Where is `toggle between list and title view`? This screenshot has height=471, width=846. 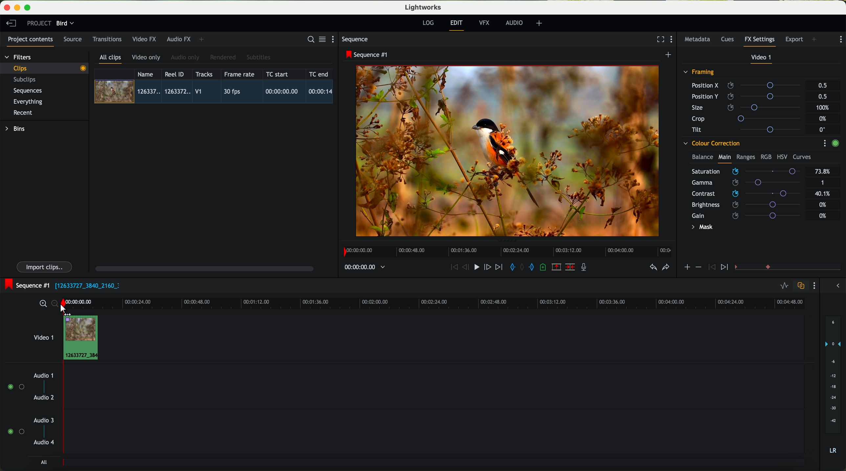 toggle between list and title view is located at coordinates (322, 39).